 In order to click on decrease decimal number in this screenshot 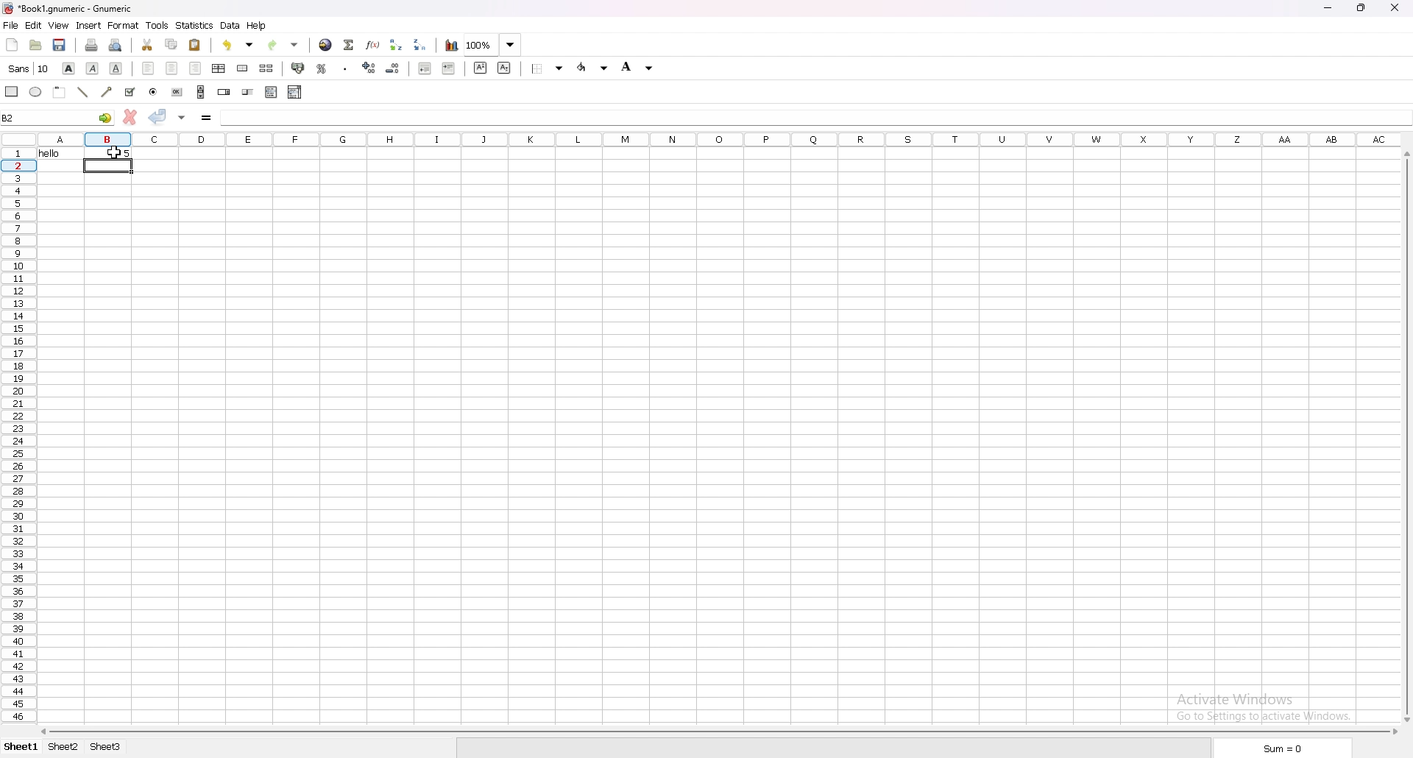, I will do `click(393, 68)`.